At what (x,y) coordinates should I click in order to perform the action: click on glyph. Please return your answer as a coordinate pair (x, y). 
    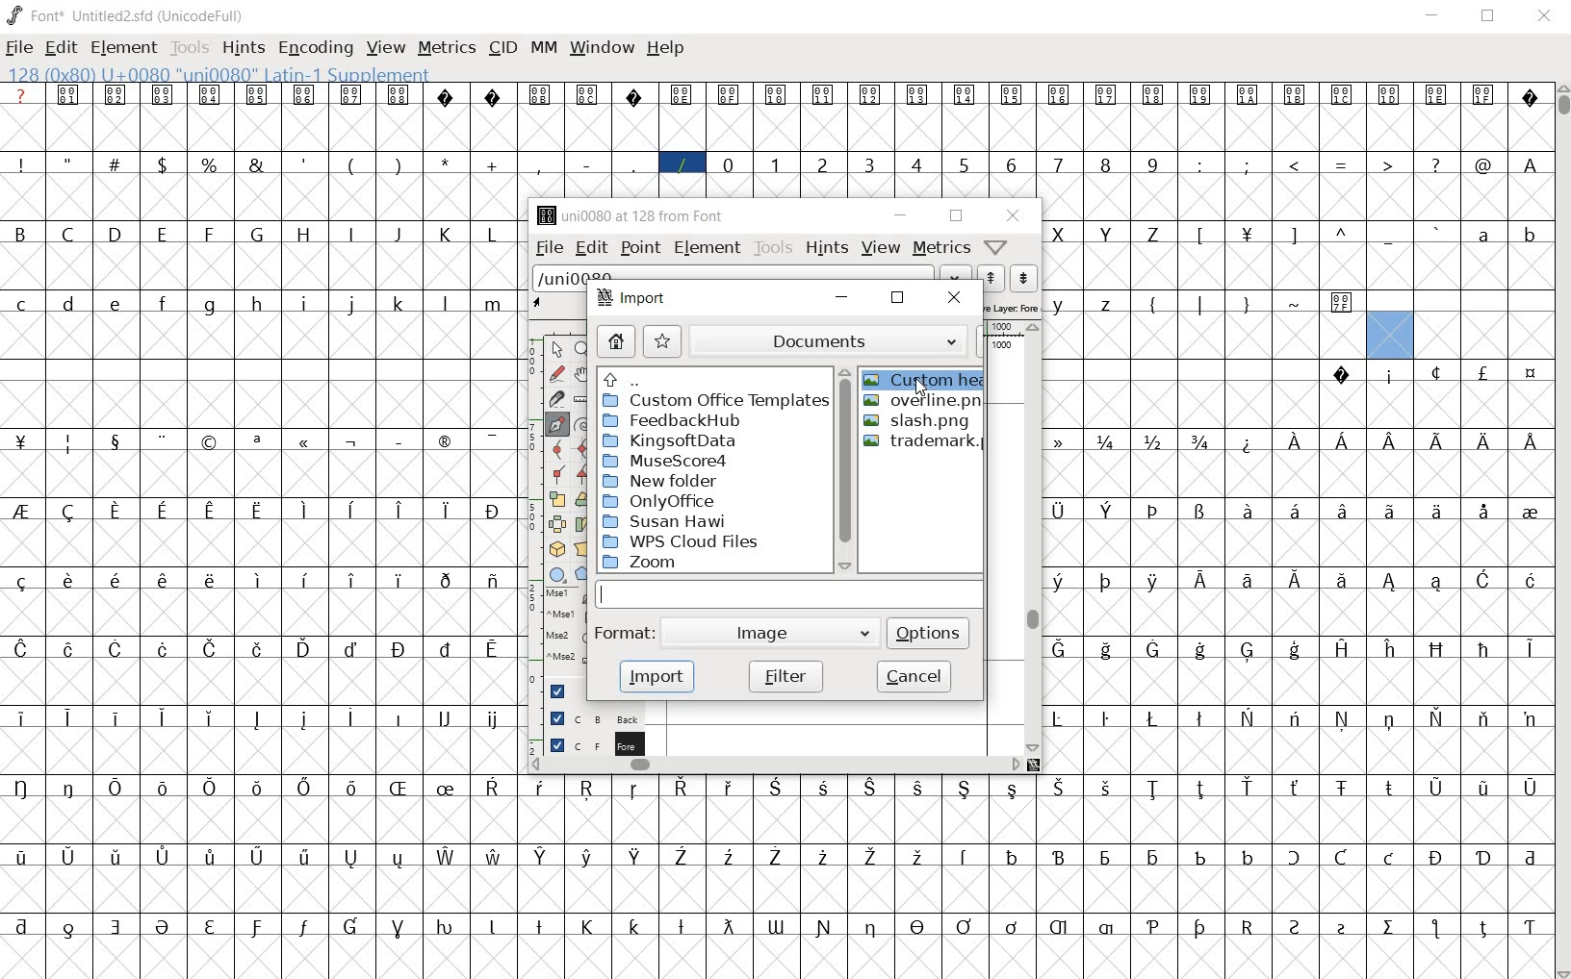
    Looking at the image, I should click on (164, 441).